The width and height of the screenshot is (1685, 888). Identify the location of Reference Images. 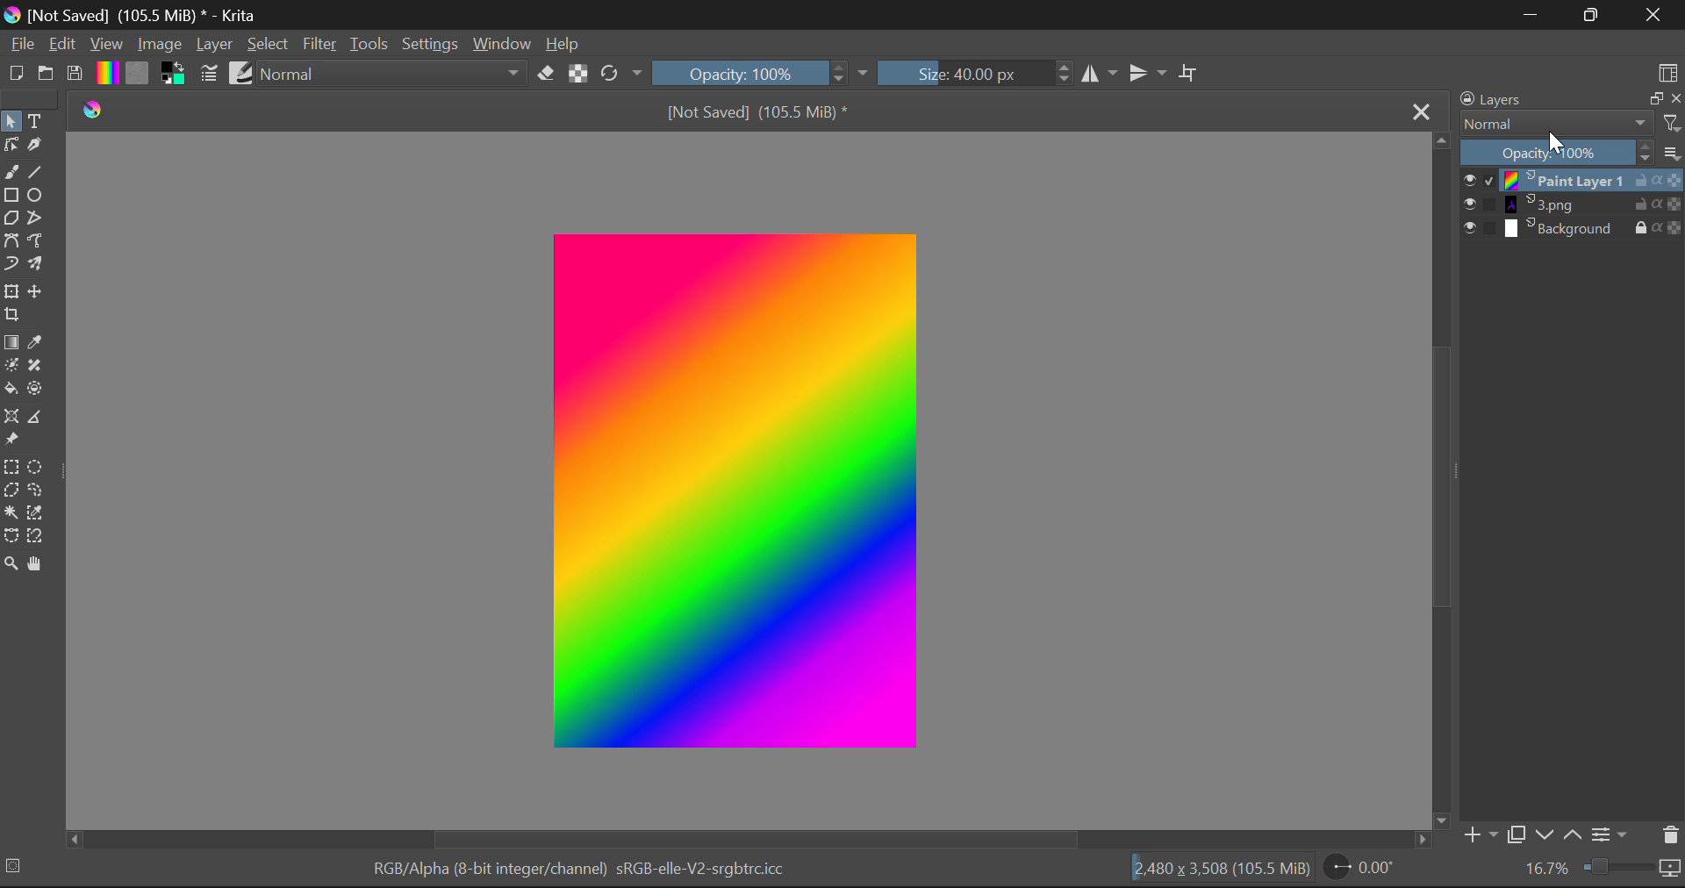
(11, 441).